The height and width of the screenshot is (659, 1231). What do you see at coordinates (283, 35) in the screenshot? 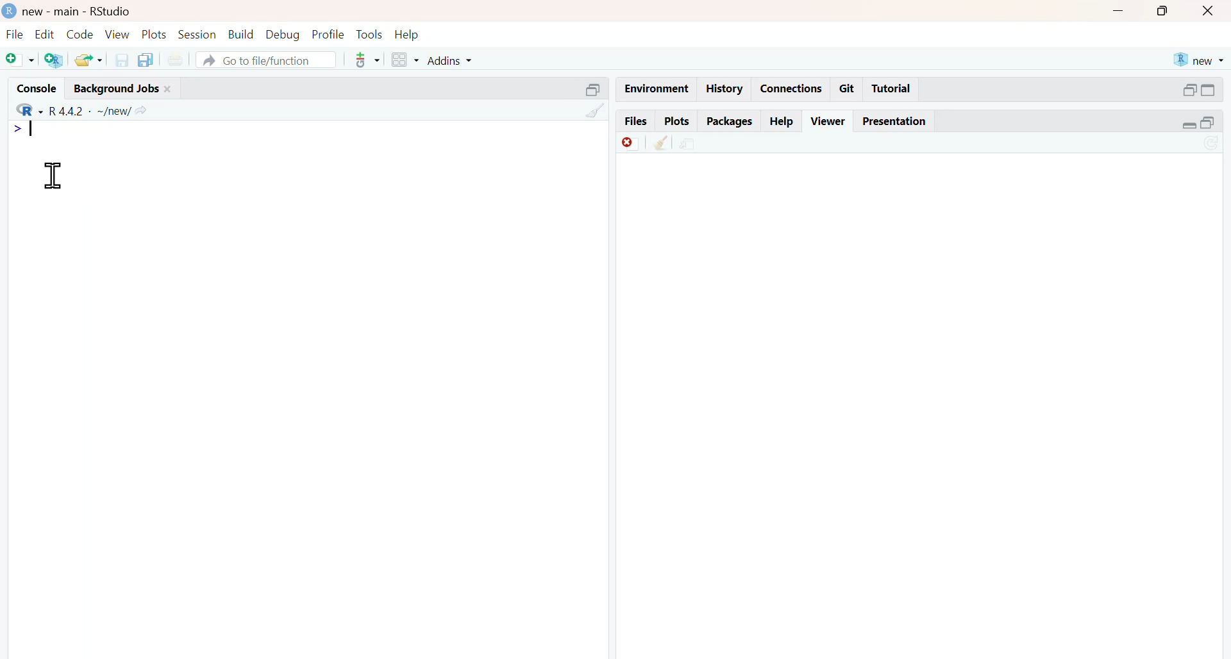
I see `debug` at bounding box center [283, 35].